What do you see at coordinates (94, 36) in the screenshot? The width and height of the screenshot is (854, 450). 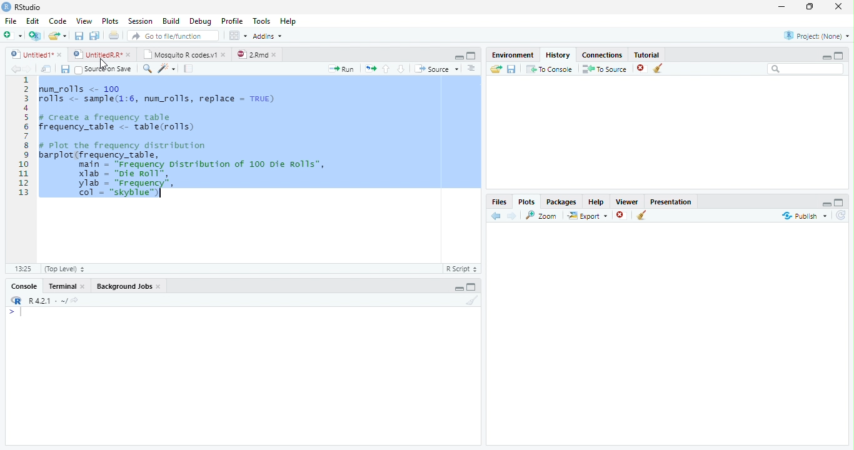 I see `Save all open files` at bounding box center [94, 36].